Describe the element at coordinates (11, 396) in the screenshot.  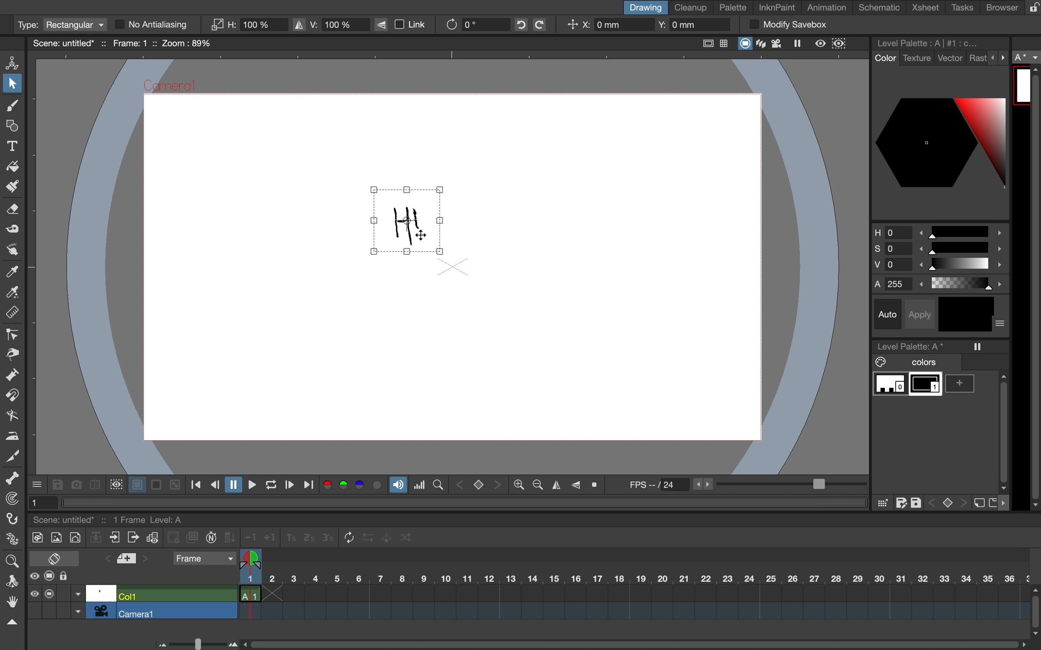
I see `magnet tool` at that location.